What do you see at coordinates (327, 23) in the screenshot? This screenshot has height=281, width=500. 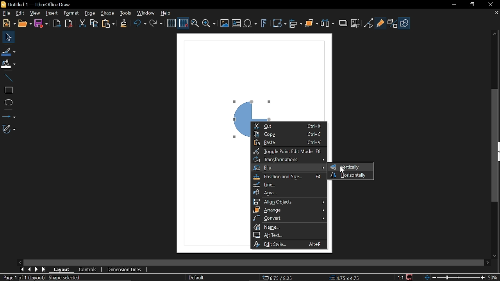 I see `Select at least three object to distribute` at bounding box center [327, 23].